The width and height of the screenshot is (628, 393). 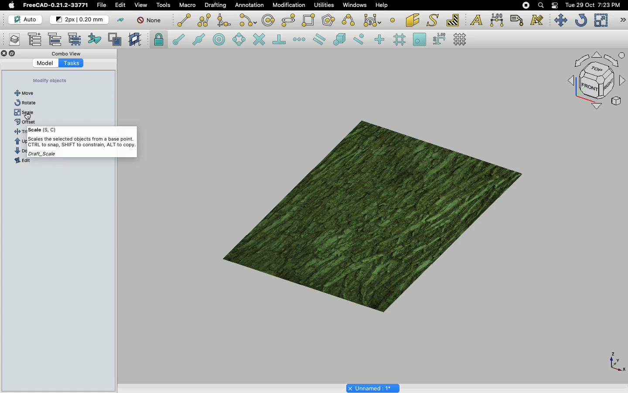 I want to click on Toggle normal/wireframe display, so click(x=115, y=39).